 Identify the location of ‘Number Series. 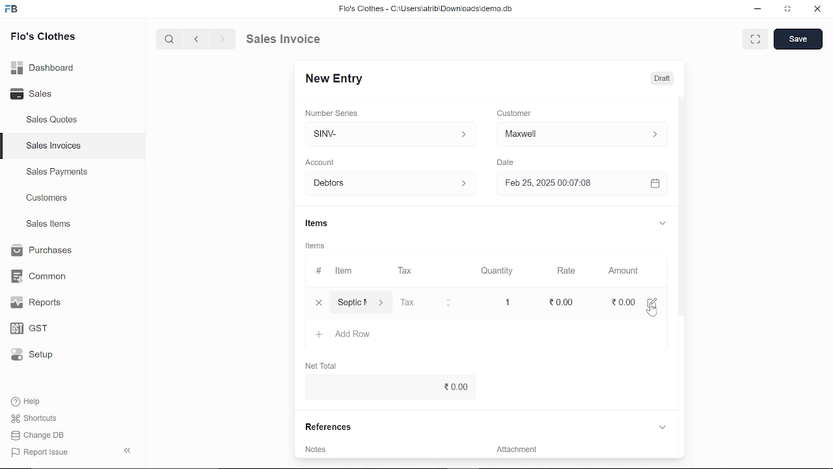
(332, 113).